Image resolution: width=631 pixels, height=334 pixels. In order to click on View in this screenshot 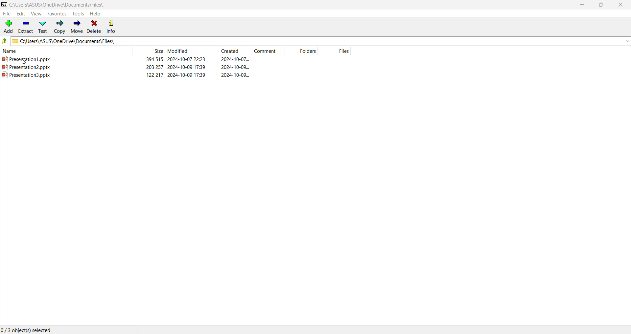, I will do `click(36, 14)`.